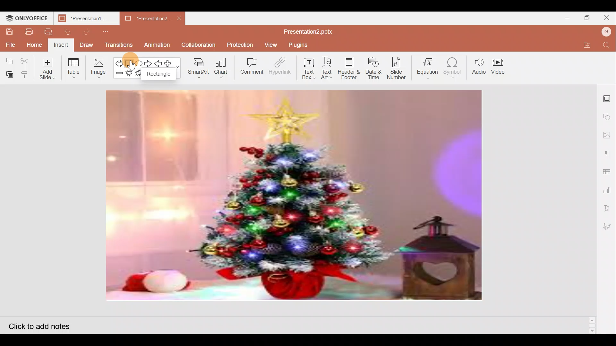  I want to click on Chart, so click(220, 69).